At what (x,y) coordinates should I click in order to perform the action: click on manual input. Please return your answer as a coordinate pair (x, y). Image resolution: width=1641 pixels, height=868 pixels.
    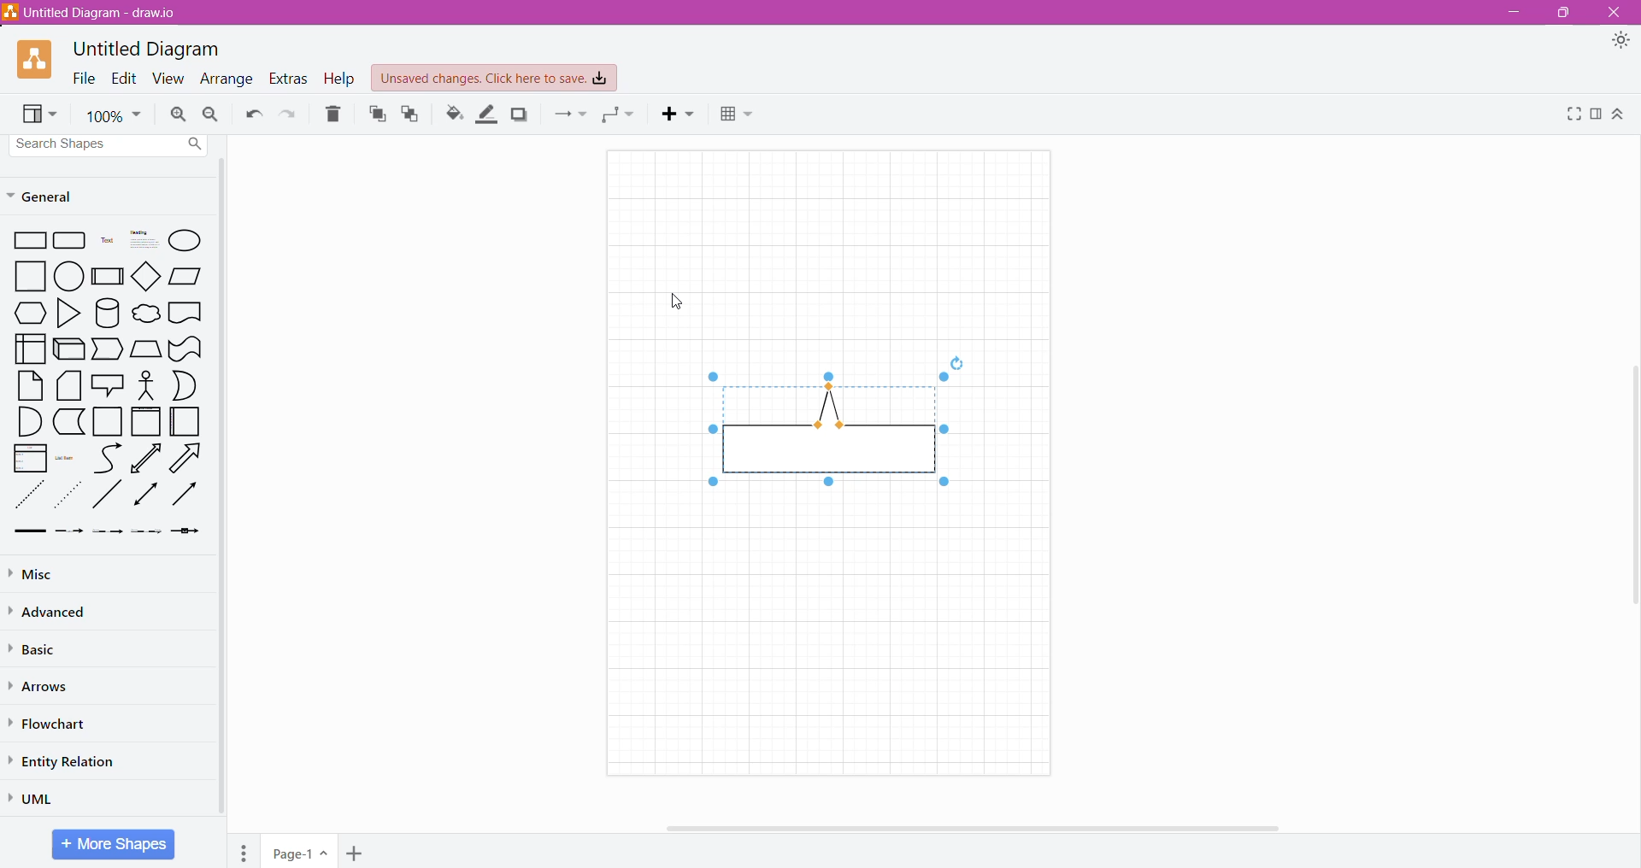
    Looking at the image, I should click on (146, 349).